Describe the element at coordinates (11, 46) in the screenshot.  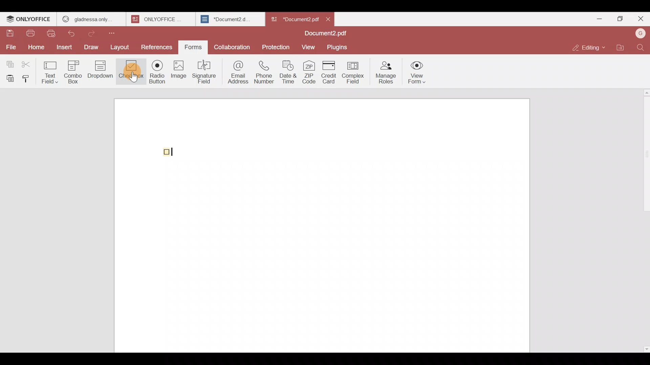
I see `File` at that location.